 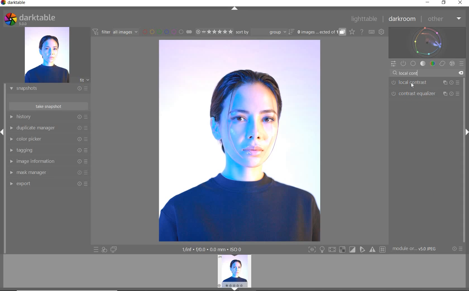 I want to click on MODULE...v5.0 JPEG, so click(x=418, y=249).